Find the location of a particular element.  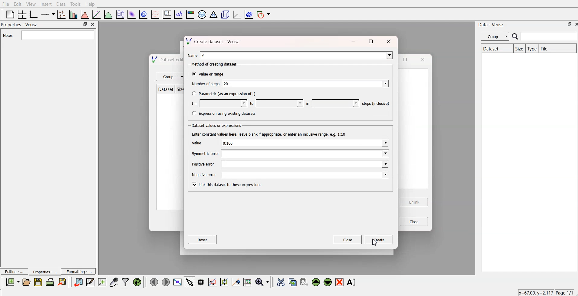

Min/Max is located at coordinates (569, 24).